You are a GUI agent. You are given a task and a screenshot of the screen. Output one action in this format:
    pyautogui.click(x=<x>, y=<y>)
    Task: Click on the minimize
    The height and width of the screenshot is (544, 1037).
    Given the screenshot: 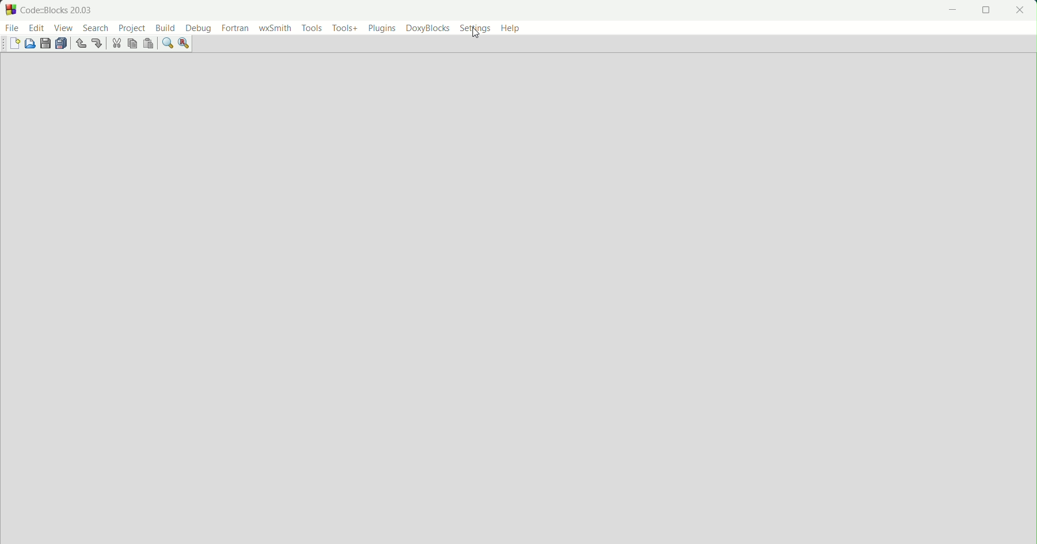 What is the action you would take?
    pyautogui.click(x=950, y=10)
    